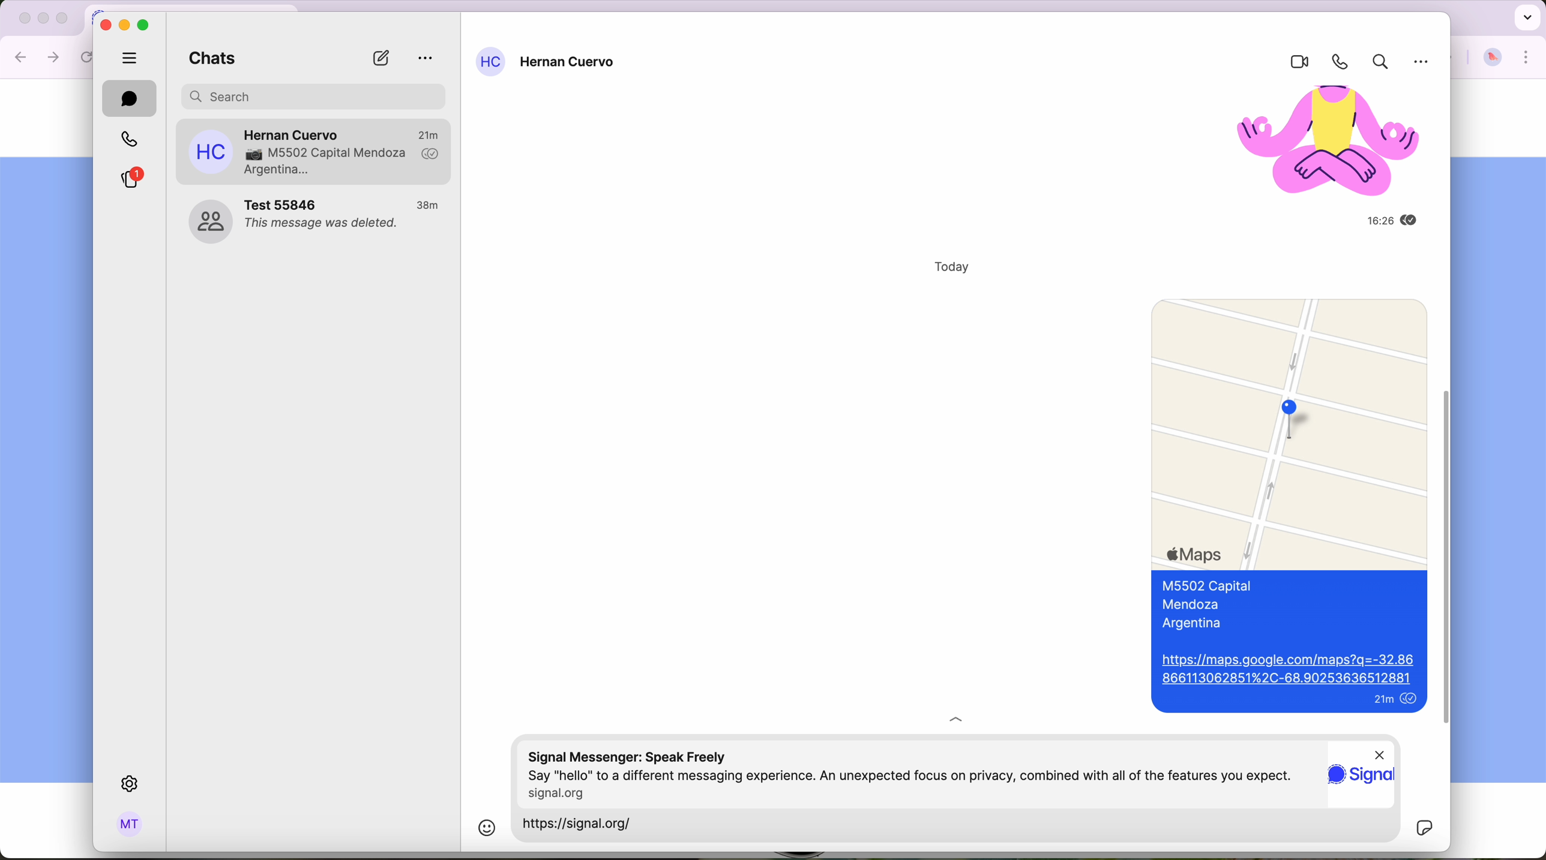 This screenshot has width=1546, height=860. I want to click on , so click(1379, 753).